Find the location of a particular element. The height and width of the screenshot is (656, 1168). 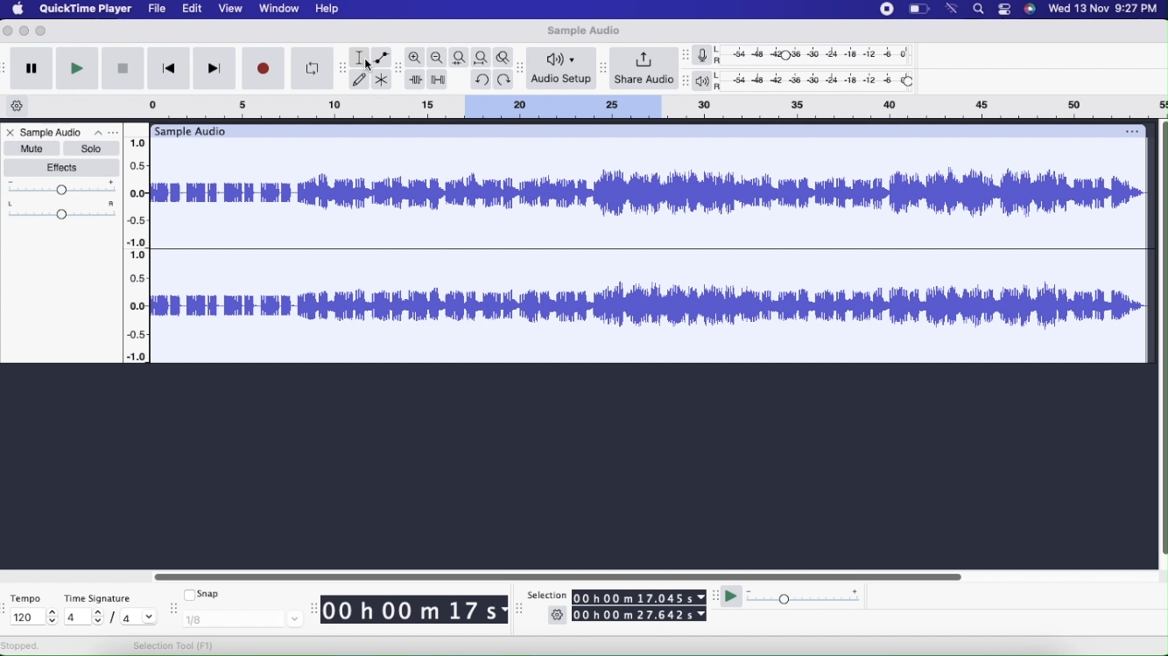

Selection Tool is located at coordinates (175, 646).